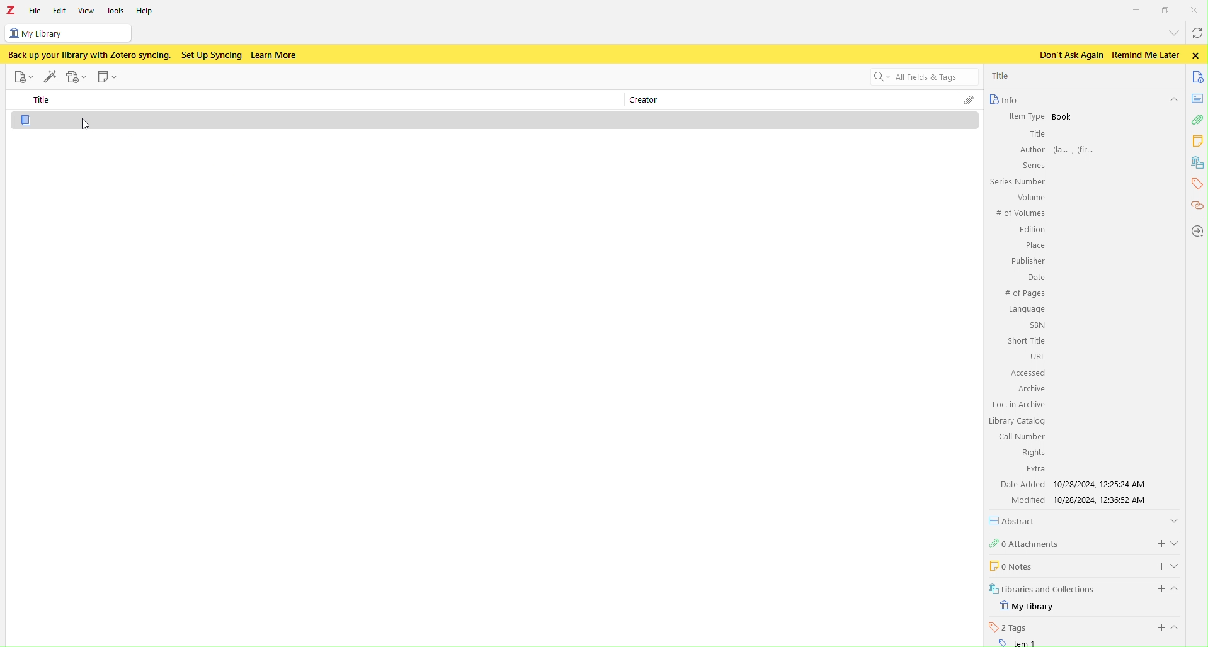  Describe the element at coordinates (108, 77) in the screenshot. I see `Note` at that location.